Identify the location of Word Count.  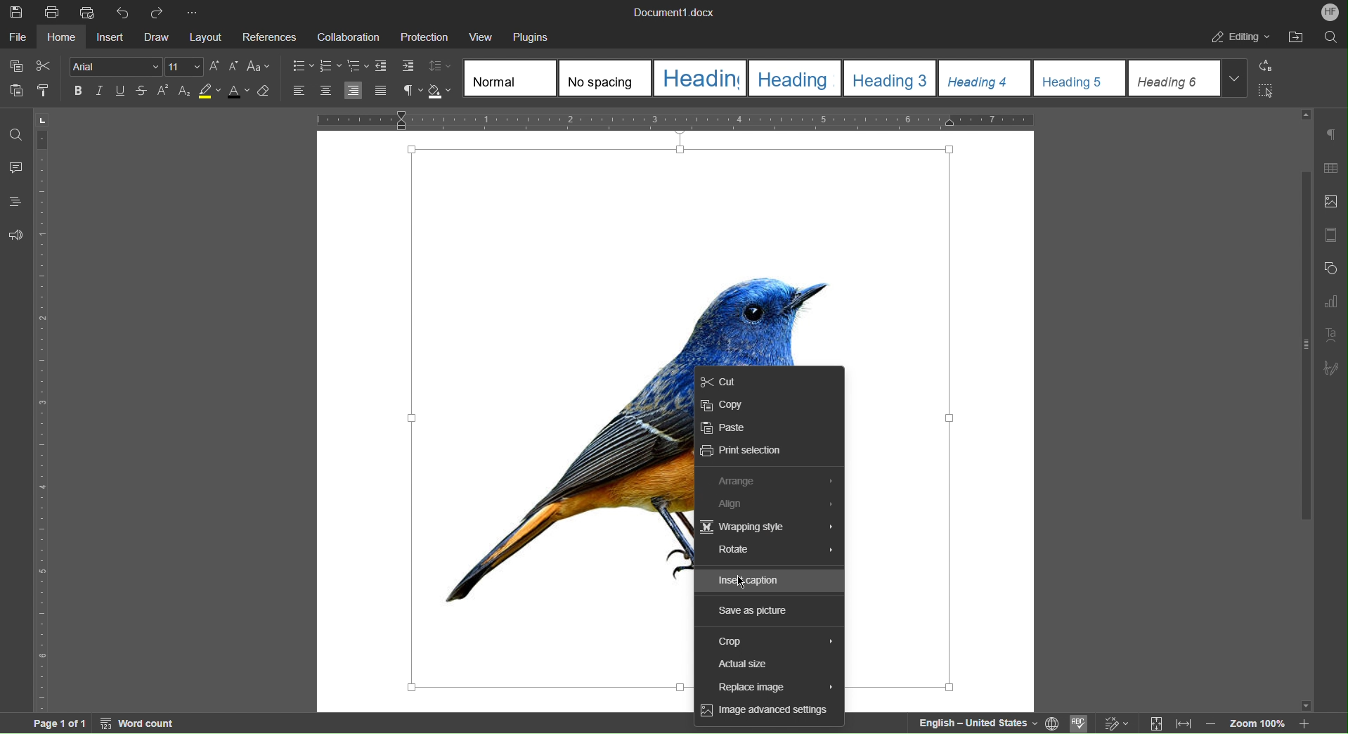
(141, 723).